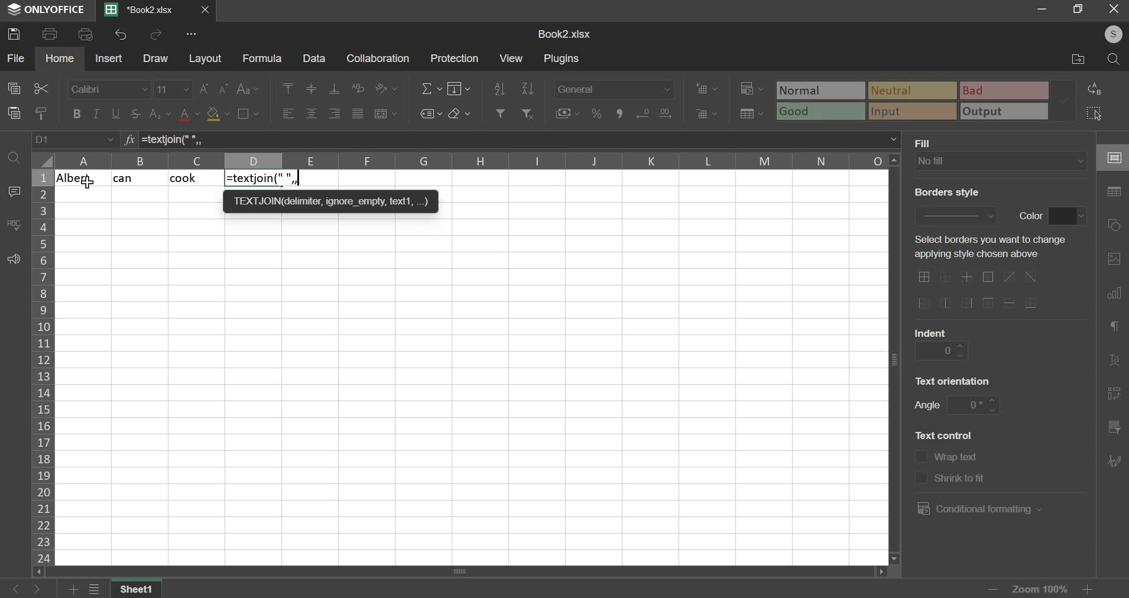  What do you see at coordinates (15, 57) in the screenshot?
I see `file` at bounding box center [15, 57].